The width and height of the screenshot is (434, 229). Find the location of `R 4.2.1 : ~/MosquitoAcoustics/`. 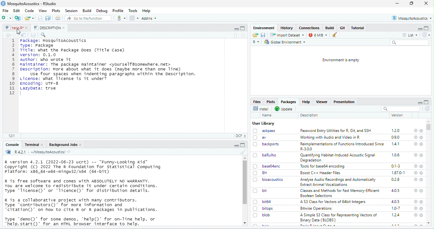

R 4.2.1 : ~/MosquitoAcoustics/ is located at coordinates (38, 152).